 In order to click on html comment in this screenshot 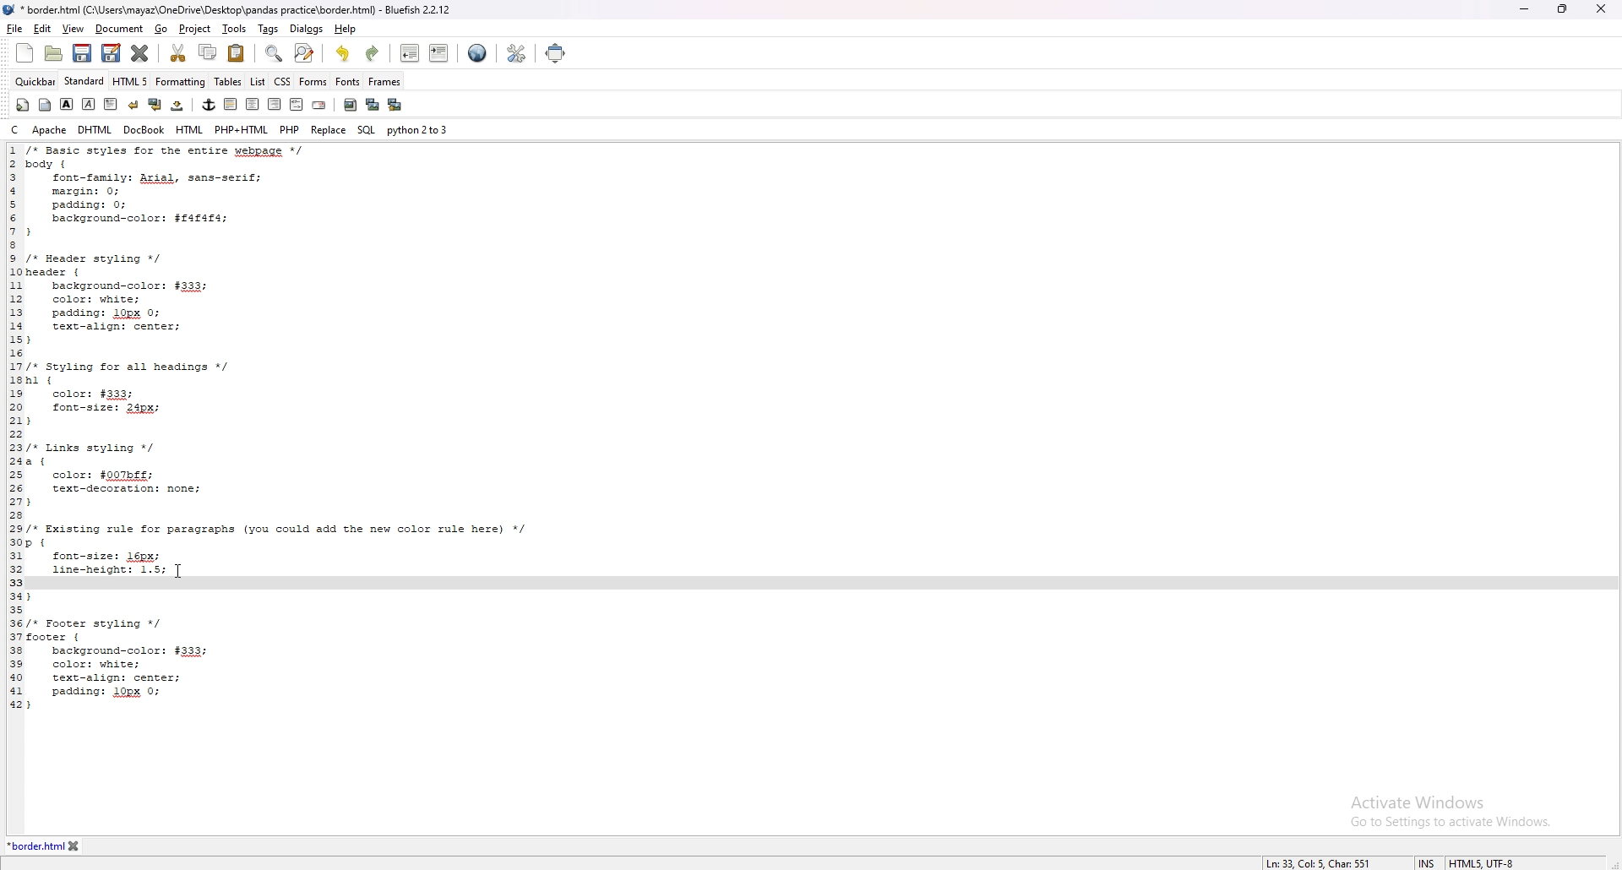, I will do `click(297, 104)`.